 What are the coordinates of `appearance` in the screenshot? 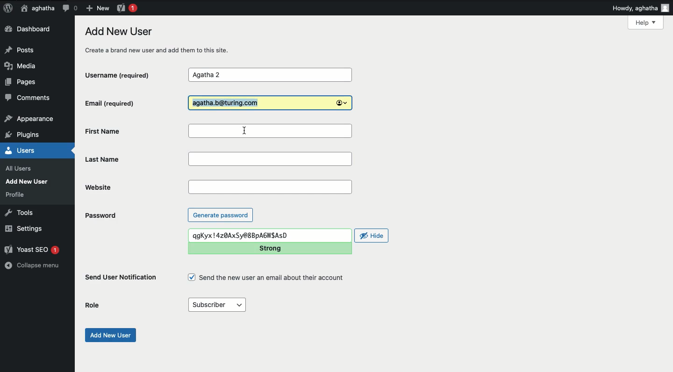 It's located at (29, 120).